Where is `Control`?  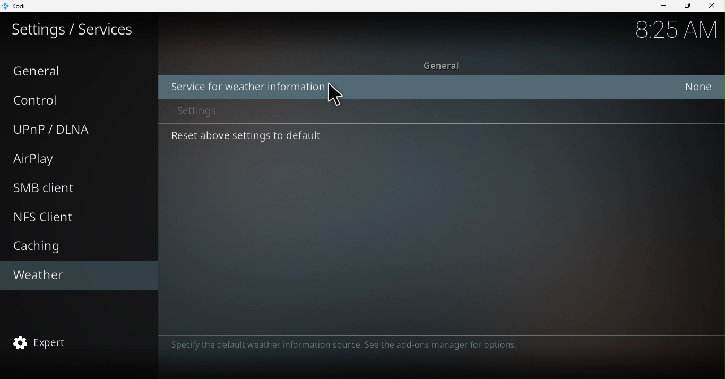
Control is located at coordinates (77, 100).